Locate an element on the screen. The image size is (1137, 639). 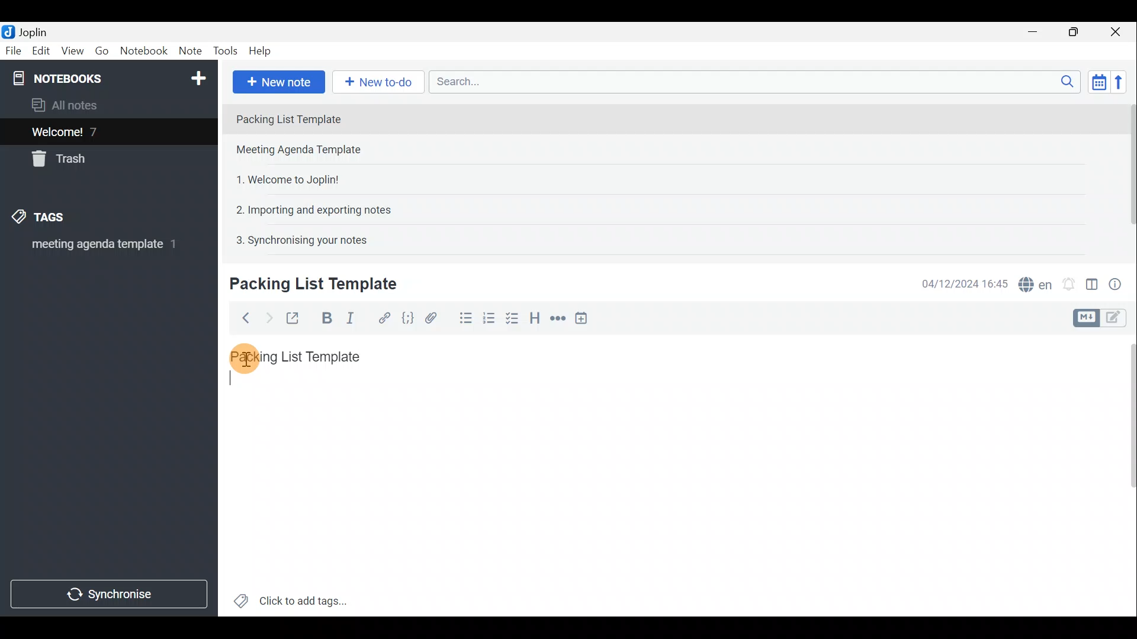
Note 5 is located at coordinates (297, 238).